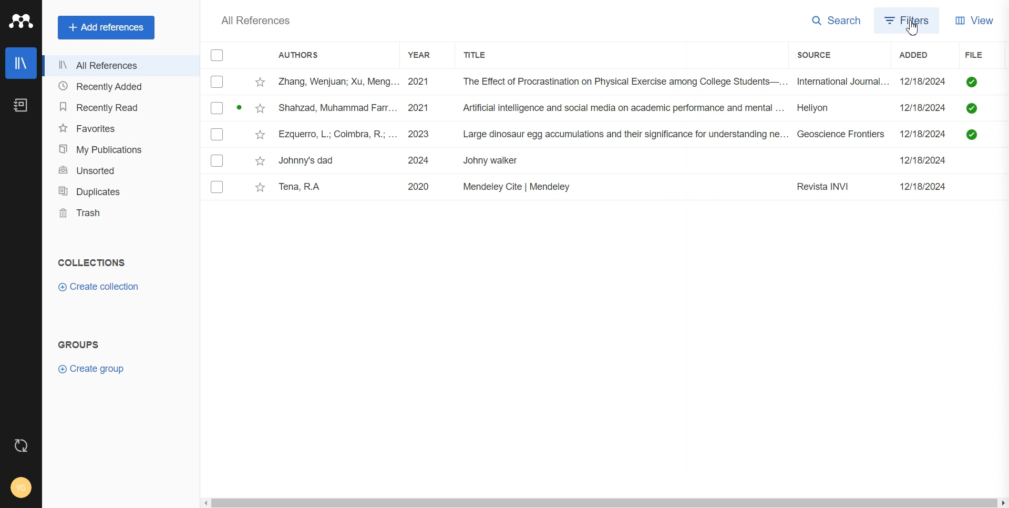 The height and width of the screenshot is (508, 1009). I want to click on Auto Sync, so click(22, 446).